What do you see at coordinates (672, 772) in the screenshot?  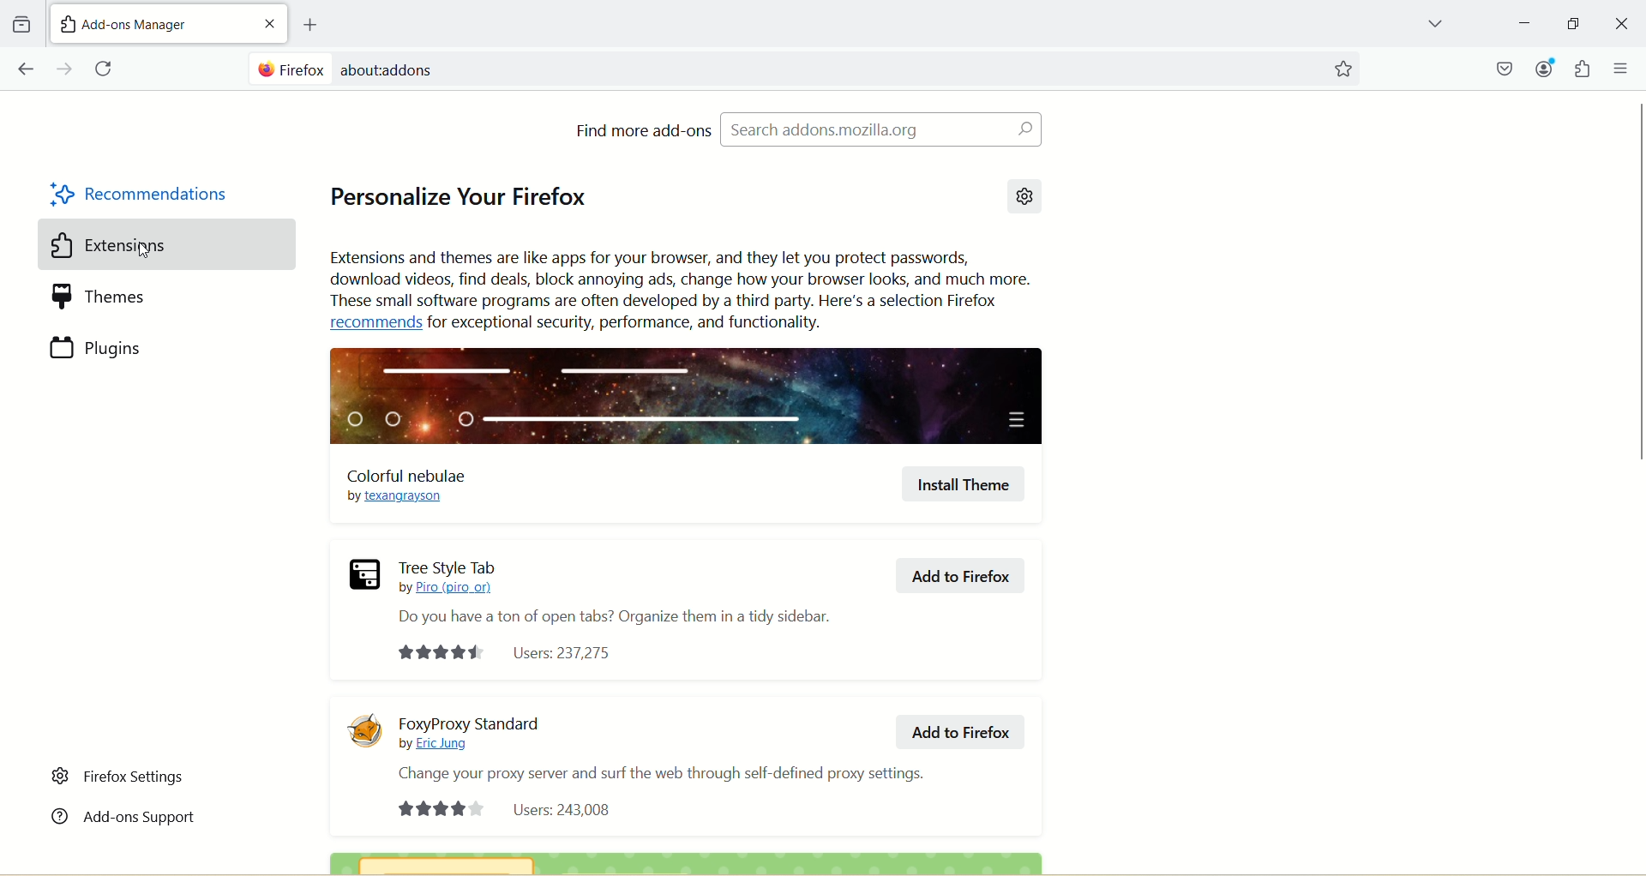 I see `Change your proxy server and surf the web through self-defined proxy settings.` at bounding box center [672, 772].